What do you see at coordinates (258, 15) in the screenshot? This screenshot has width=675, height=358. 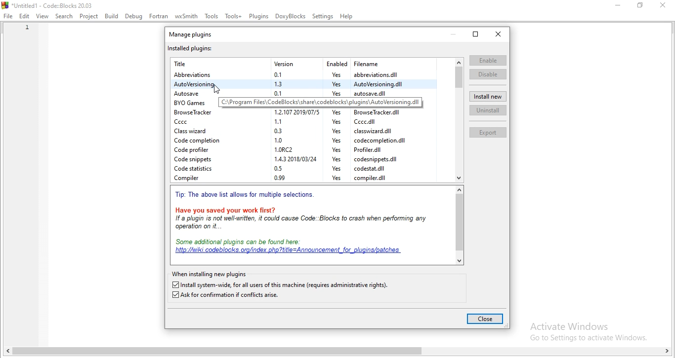 I see `Plugins` at bounding box center [258, 15].